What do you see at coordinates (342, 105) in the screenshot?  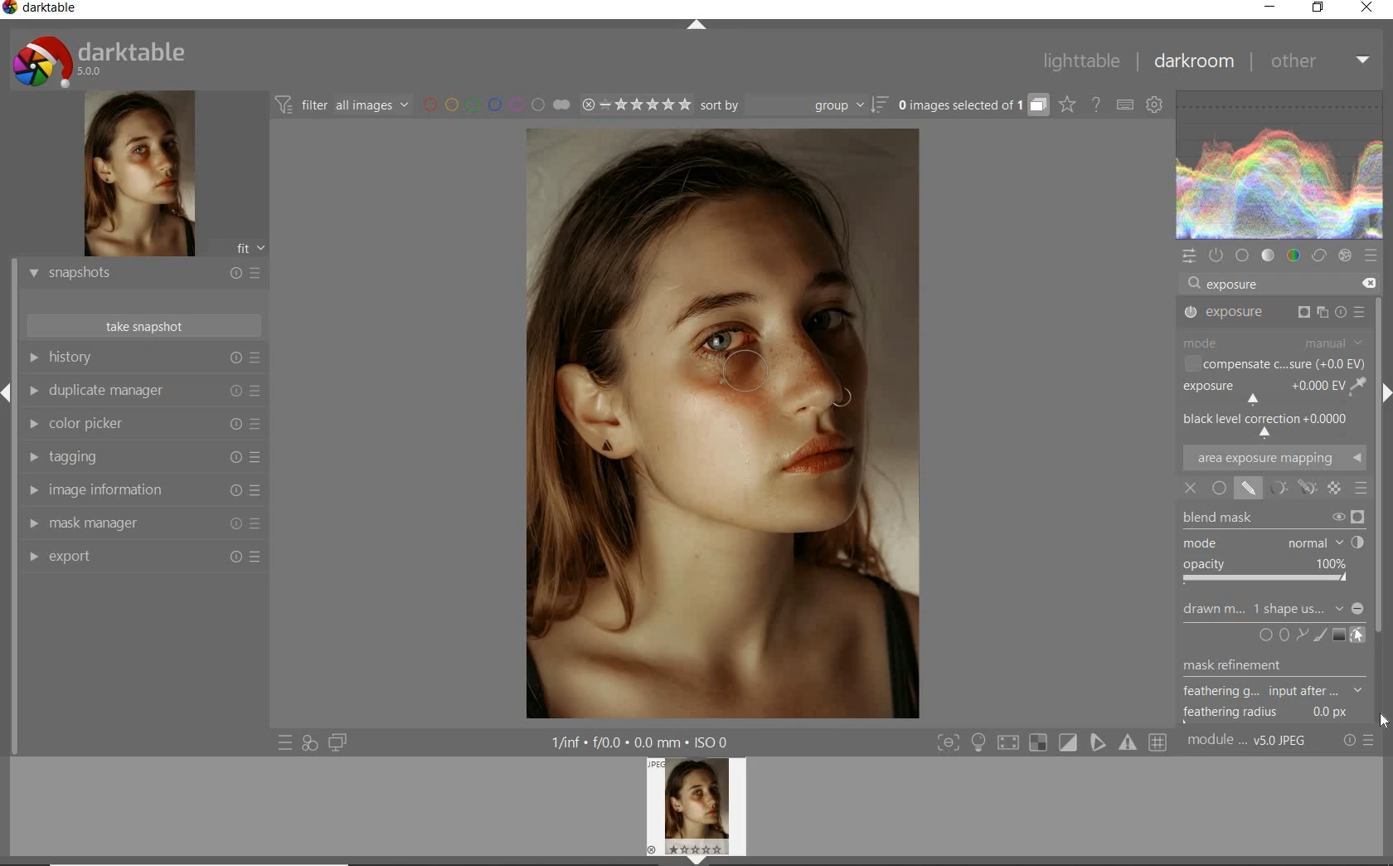 I see `filter images based on their modules` at bounding box center [342, 105].